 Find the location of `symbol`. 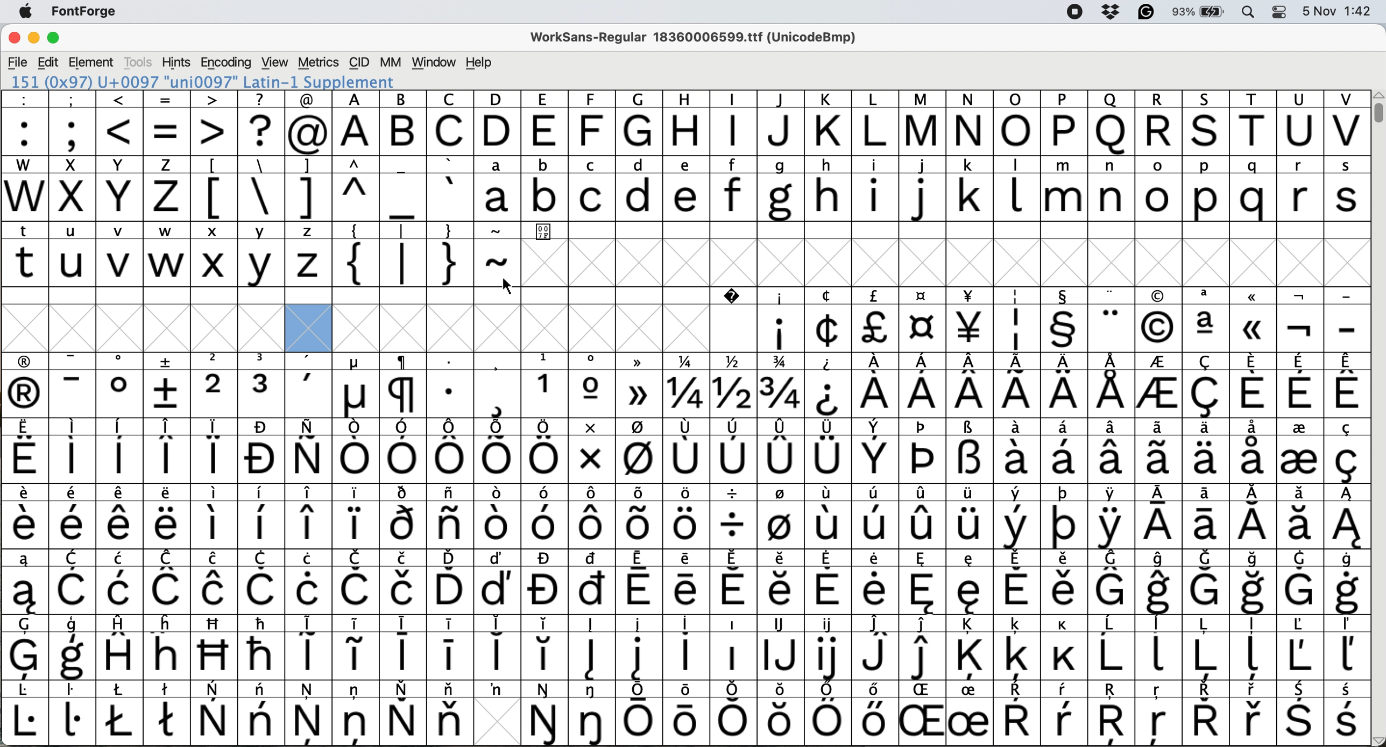

symbol is located at coordinates (1206, 517).